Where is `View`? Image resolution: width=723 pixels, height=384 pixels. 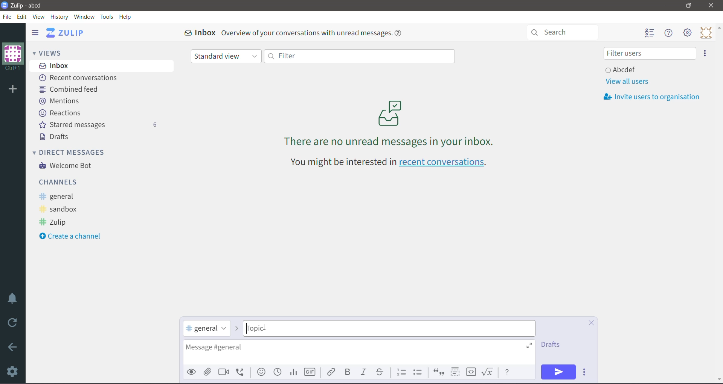 View is located at coordinates (39, 17).